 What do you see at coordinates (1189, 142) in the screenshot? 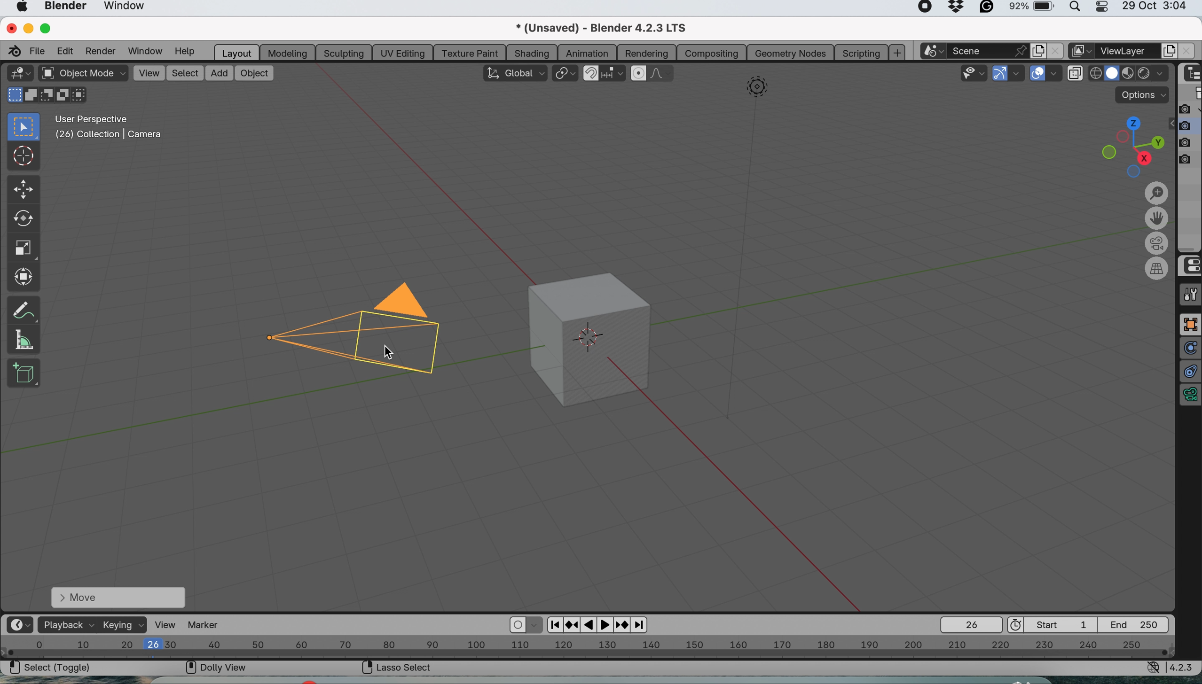
I see `disable in renders` at bounding box center [1189, 142].